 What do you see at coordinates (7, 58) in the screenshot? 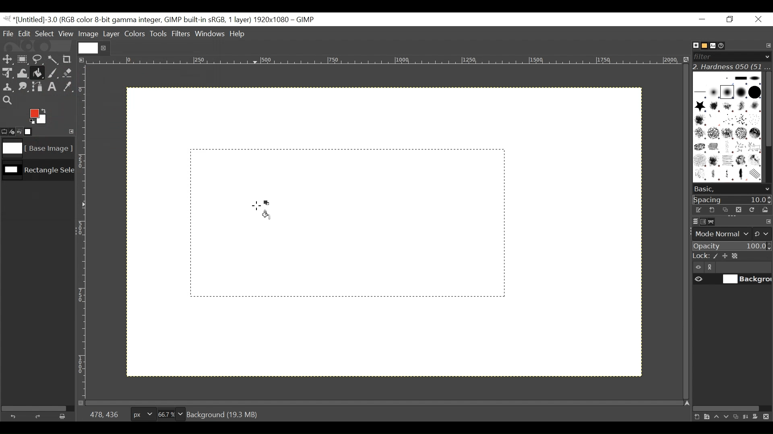
I see `Move tool` at bounding box center [7, 58].